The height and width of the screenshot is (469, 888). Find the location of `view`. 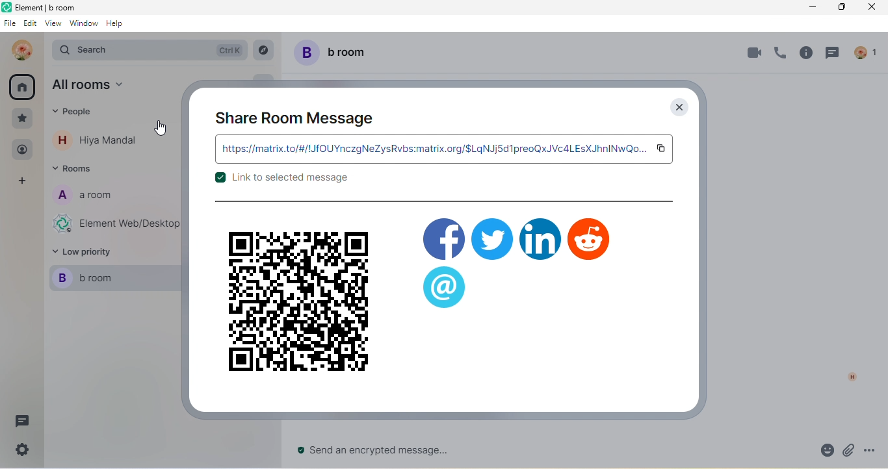

view is located at coordinates (53, 25).